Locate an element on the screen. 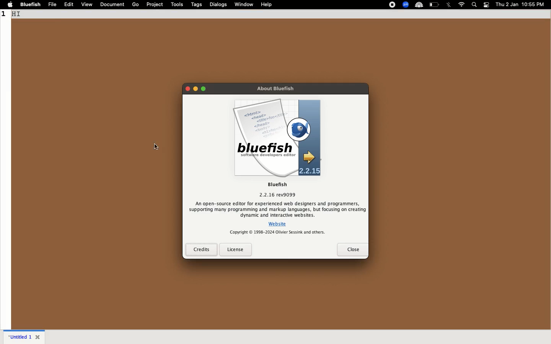 The height and width of the screenshot is (344, 551). tags is located at coordinates (197, 5).